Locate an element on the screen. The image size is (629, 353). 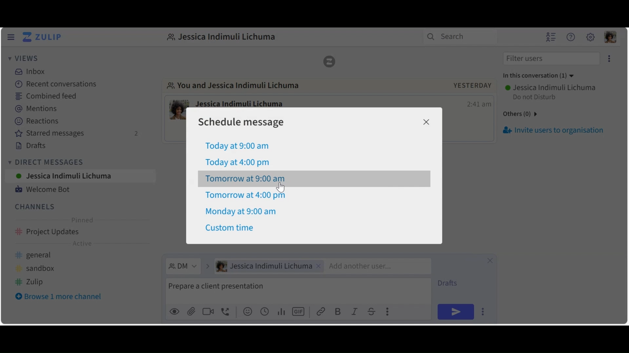
Username is located at coordinates (551, 87).